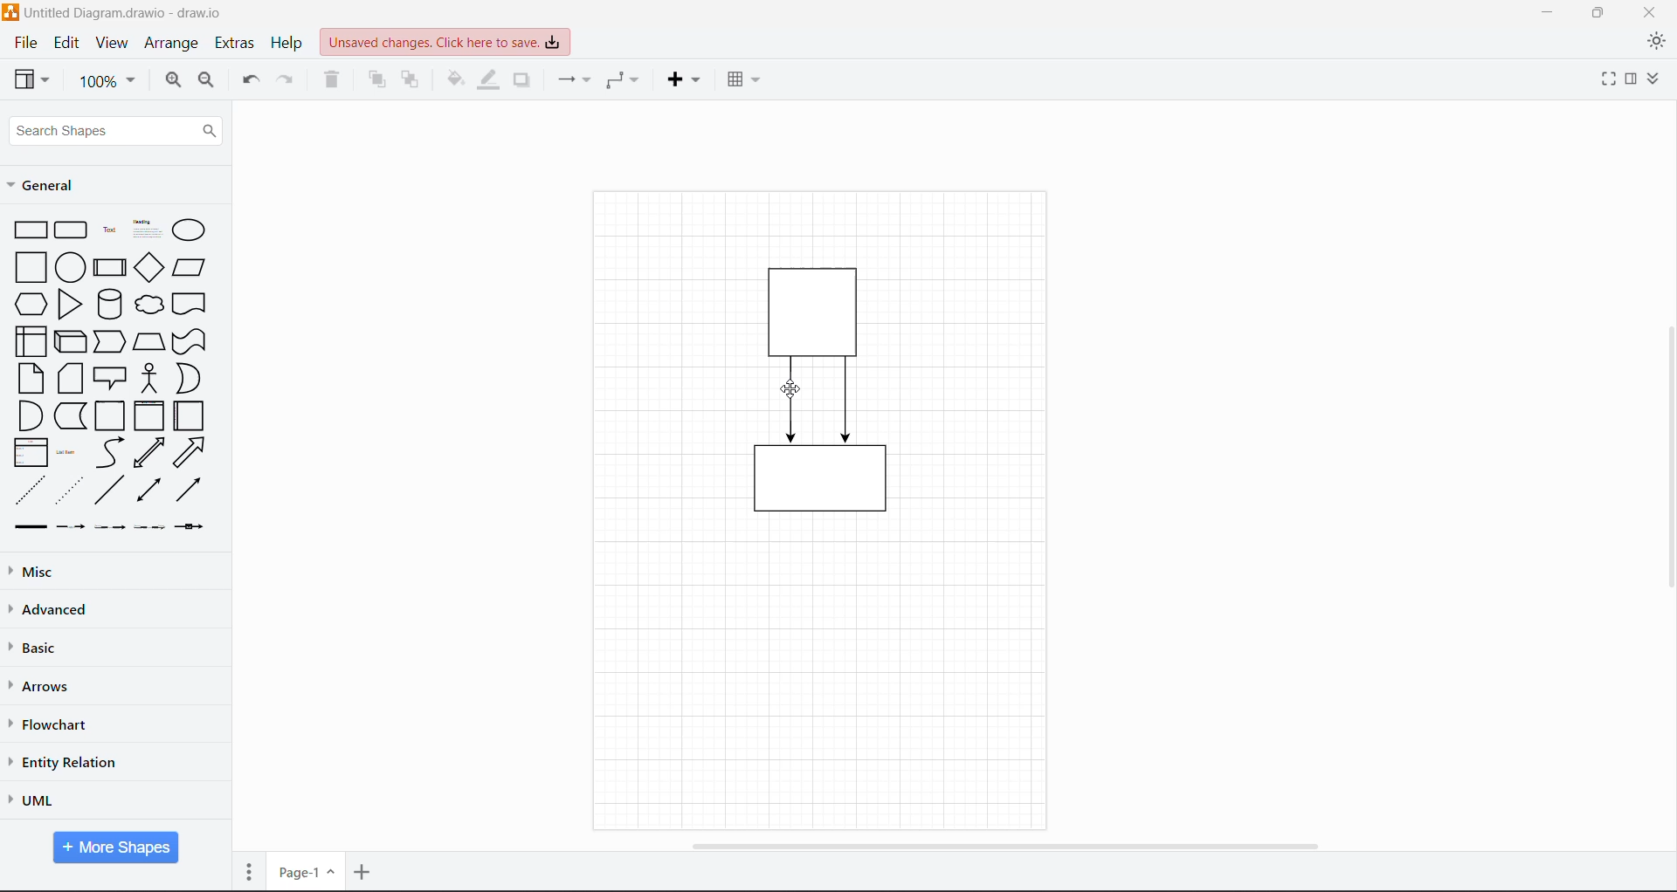  Describe the element at coordinates (29, 415) in the screenshot. I see `And` at that location.